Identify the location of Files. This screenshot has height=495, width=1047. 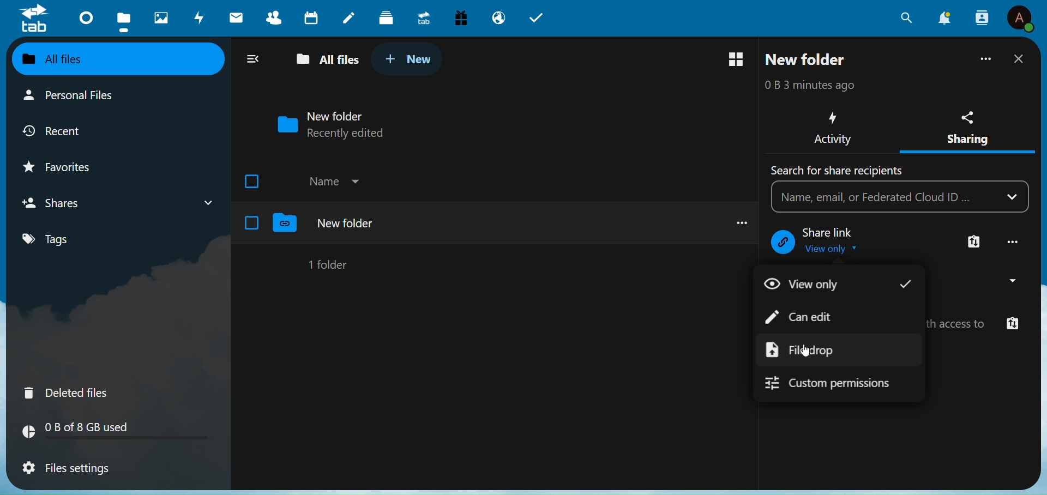
(123, 20).